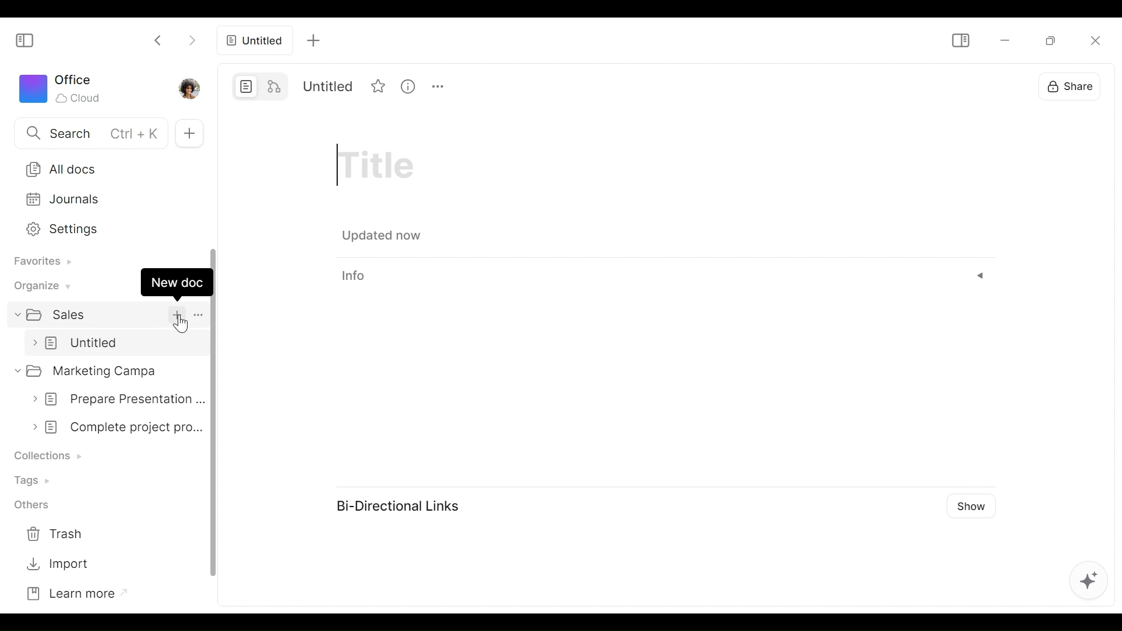  What do you see at coordinates (103, 169) in the screenshot?
I see `All Docs` at bounding box center [103, 169].